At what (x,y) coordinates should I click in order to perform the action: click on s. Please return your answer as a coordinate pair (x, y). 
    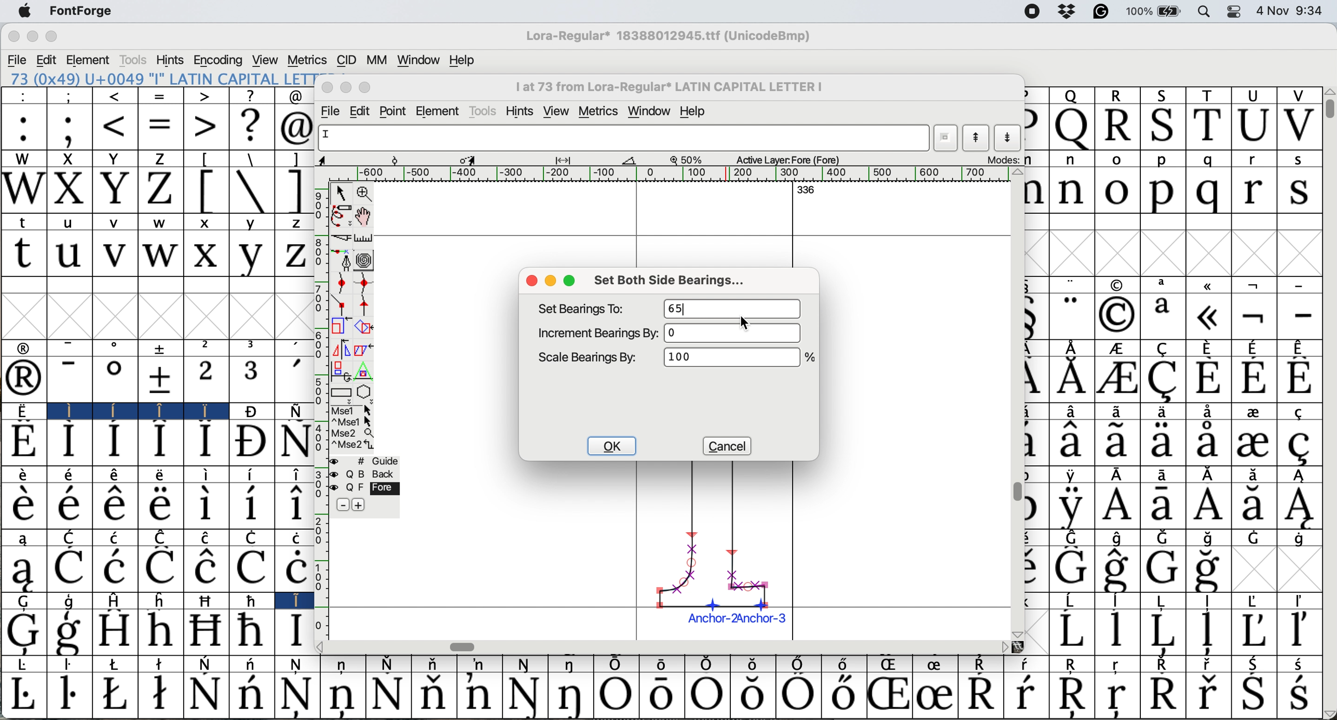
    Looking at the image, I should click on (1300, 192).